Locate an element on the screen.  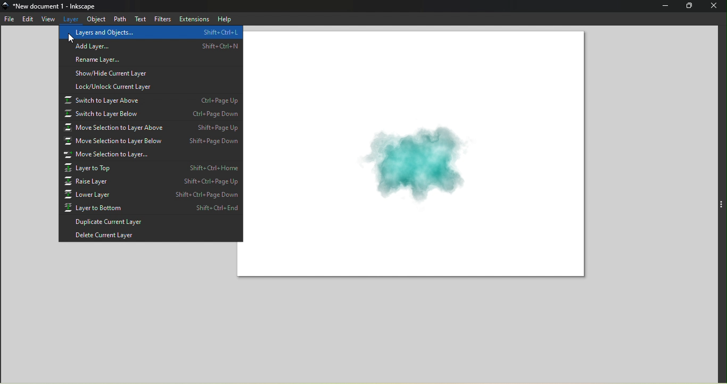
 *New document 1 - Inkscape is located at coordinates (56, 6).